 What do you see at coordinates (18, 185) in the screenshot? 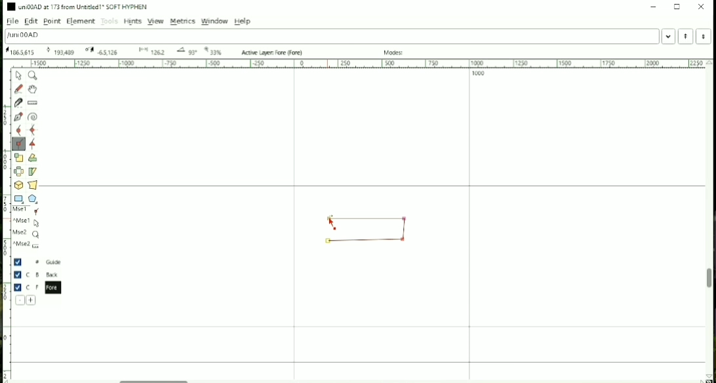
I see `Rotate the selection in 3D and project back to plane` at bounding box center [18, 185].